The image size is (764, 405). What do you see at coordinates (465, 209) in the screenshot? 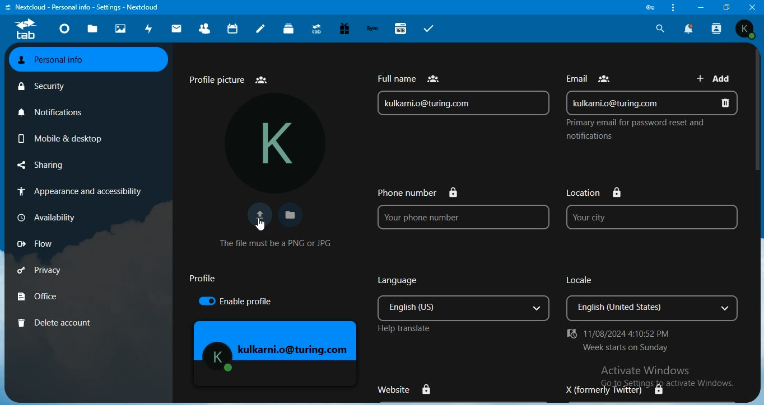
I see `phone no` at bounding box center [465, 209].